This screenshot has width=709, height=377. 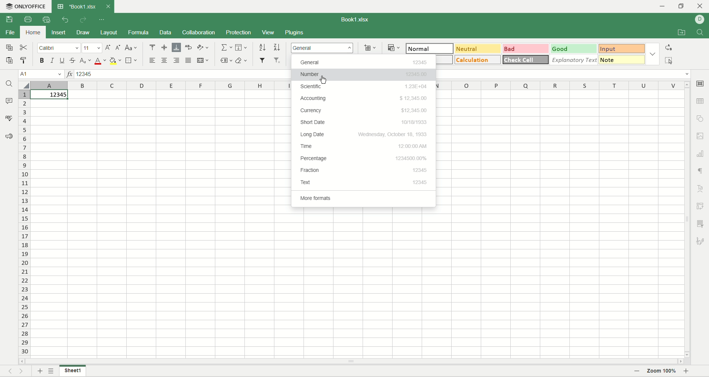 I want to click on align below, so click(x=176, y=48).